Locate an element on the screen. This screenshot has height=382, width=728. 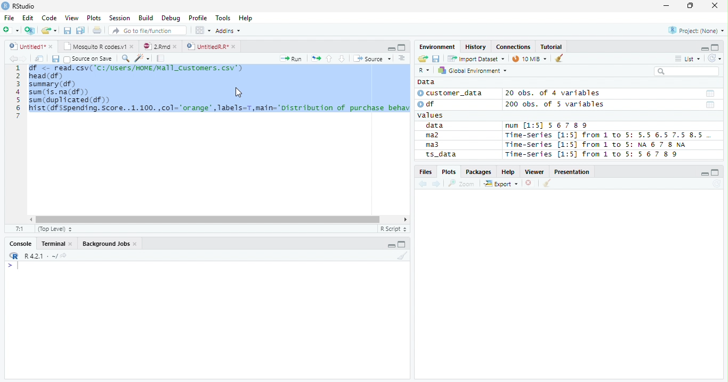
Date is located at coordinates (709, 94).